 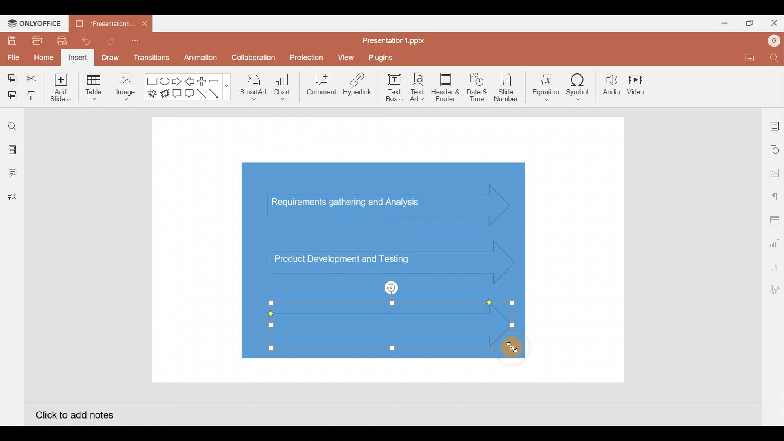 What do you see at coordinates (138, 43) in the screenshot?
I see `Customize quick access toolbar` at bounding box center [138, 43].